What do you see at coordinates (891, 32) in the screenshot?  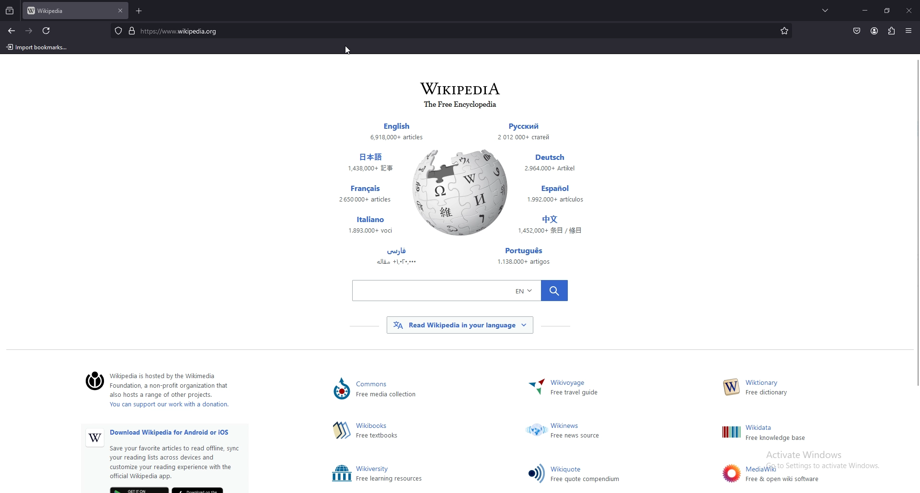 I see `extensions` at bounding box center [891, 32].